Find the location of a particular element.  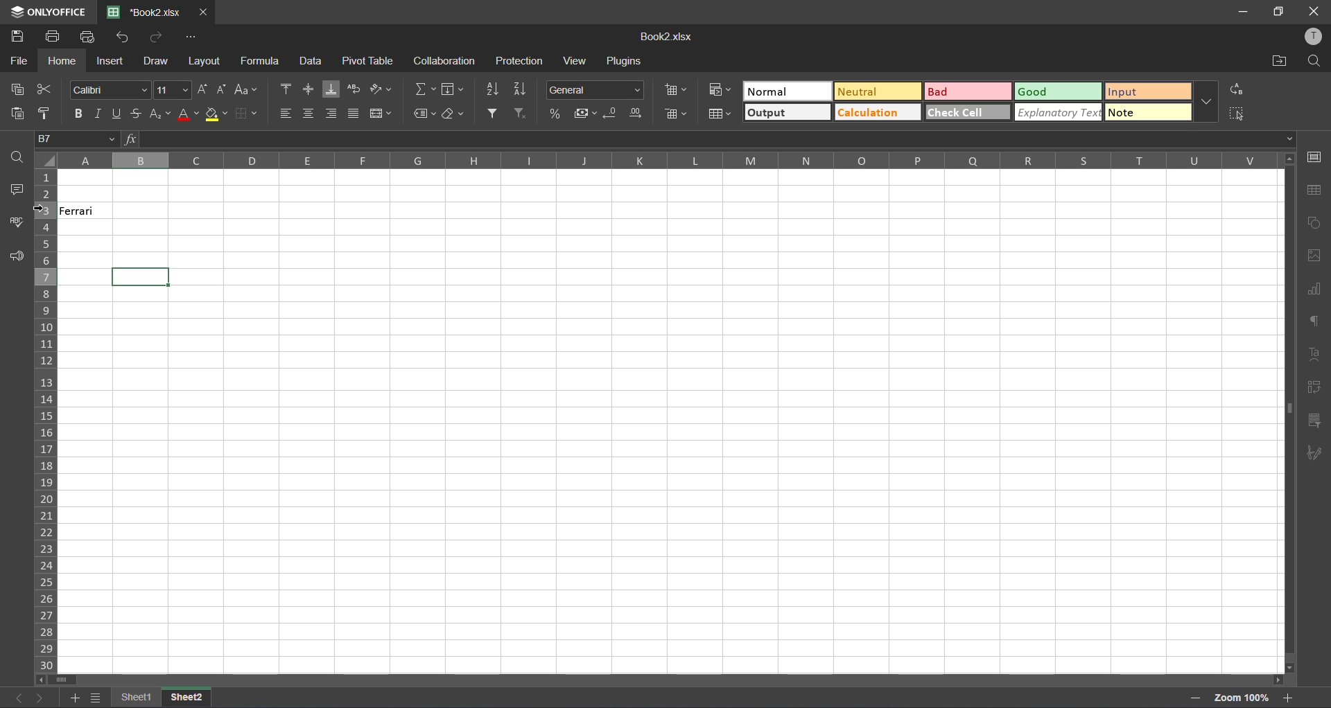

increment size is located at coordinates (202, 90).